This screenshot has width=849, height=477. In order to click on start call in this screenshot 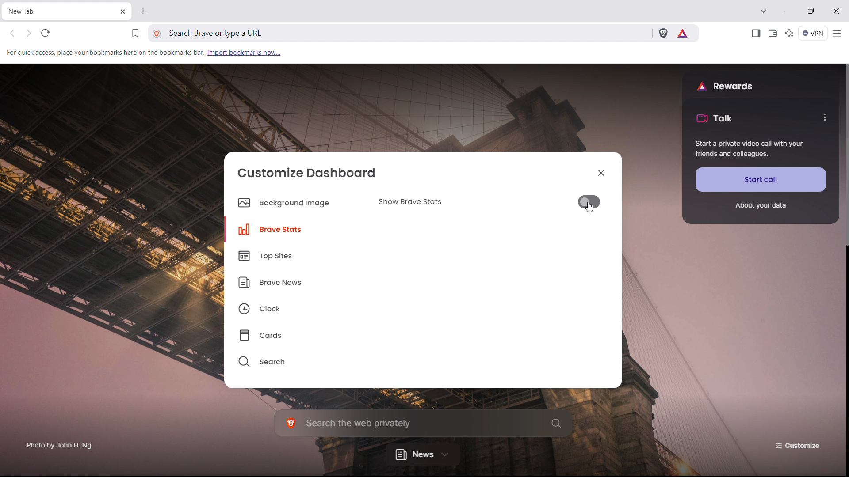, I will do `click(761, 179)`.